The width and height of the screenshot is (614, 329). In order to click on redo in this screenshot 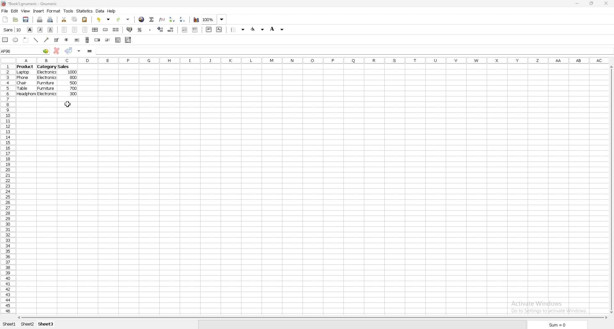, I will do `click(123, 19)`.